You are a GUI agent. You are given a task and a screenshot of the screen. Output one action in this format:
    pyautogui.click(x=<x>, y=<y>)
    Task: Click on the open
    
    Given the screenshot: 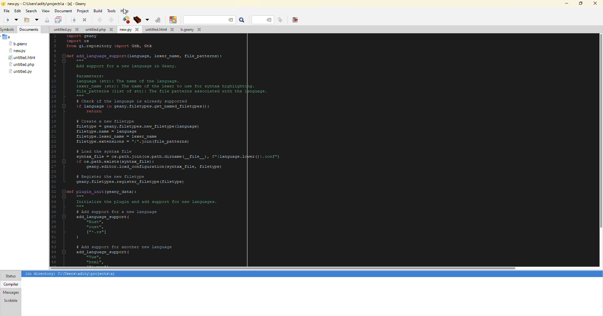 What is the action you would take?
    pyautogui.click(x=73, y=20)
    